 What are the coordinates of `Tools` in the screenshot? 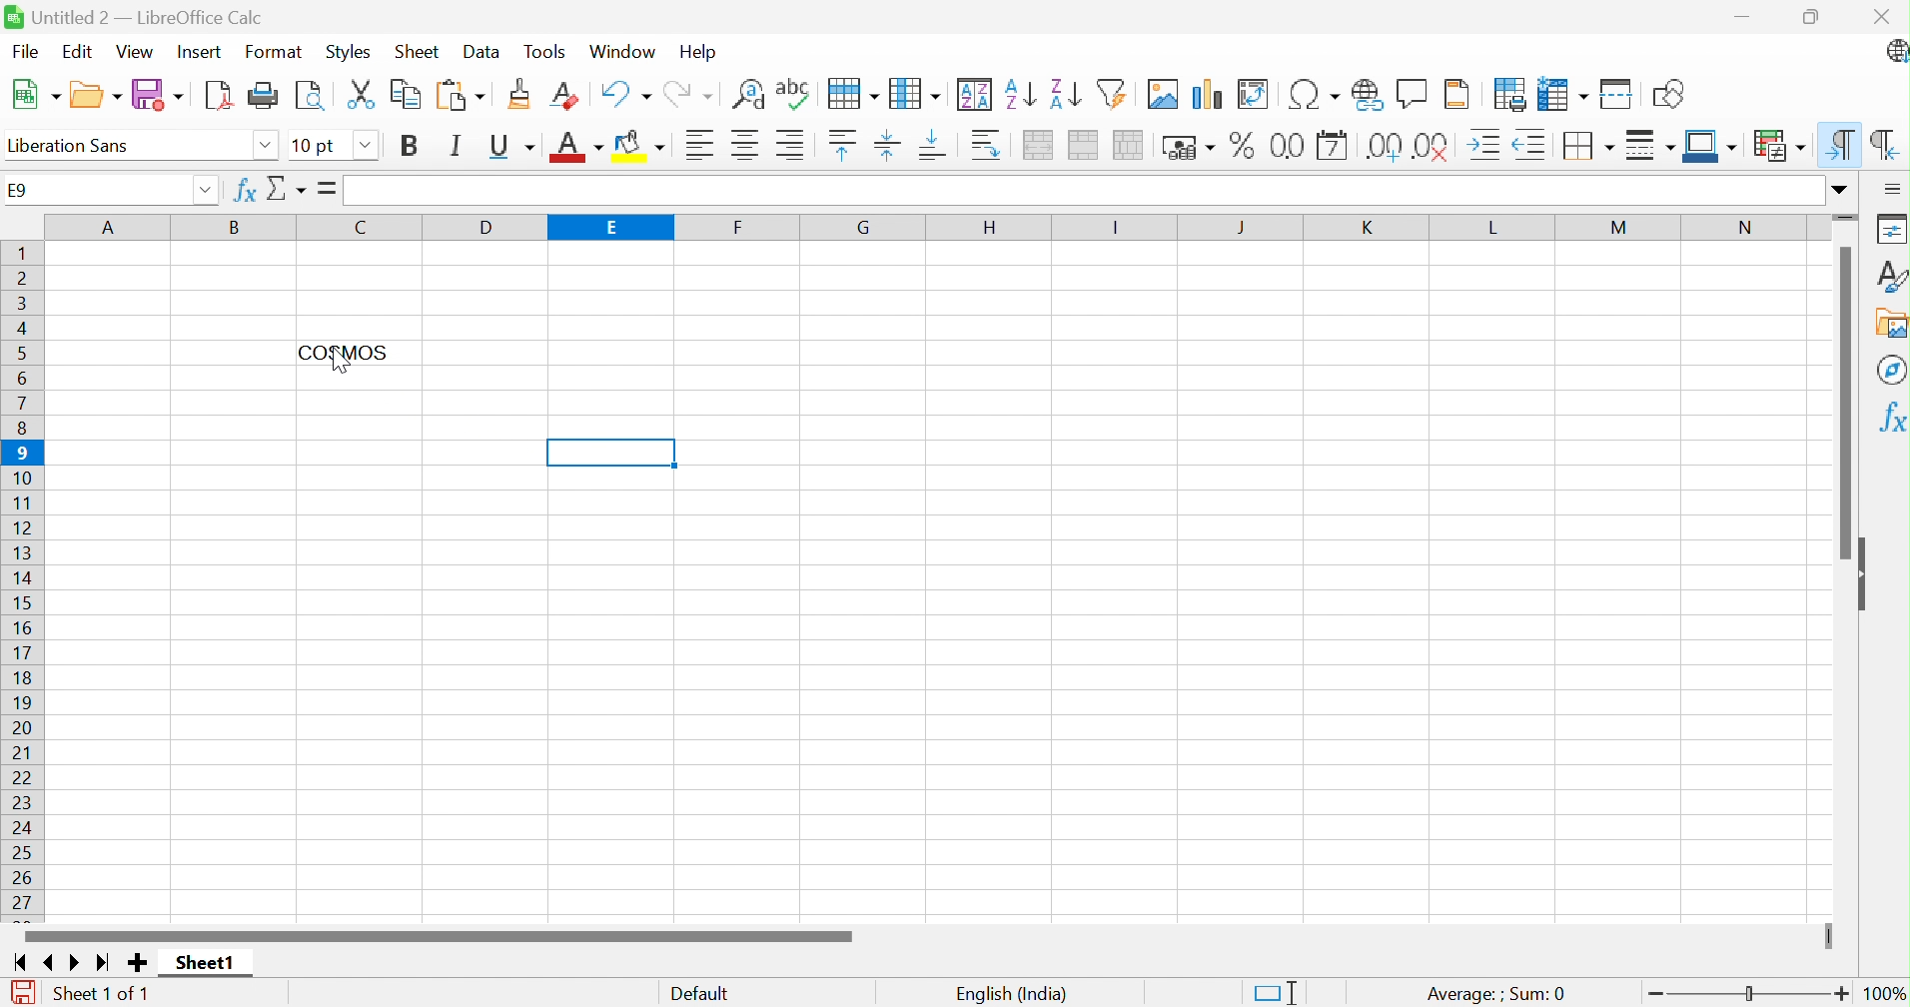 It's located at (550, 51).